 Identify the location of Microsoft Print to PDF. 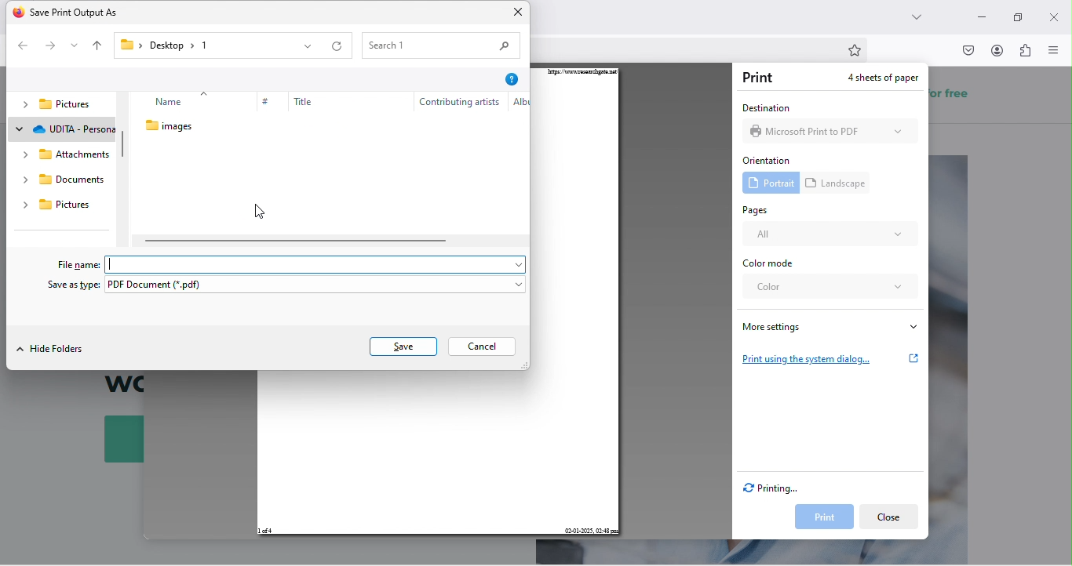
(826, 132).